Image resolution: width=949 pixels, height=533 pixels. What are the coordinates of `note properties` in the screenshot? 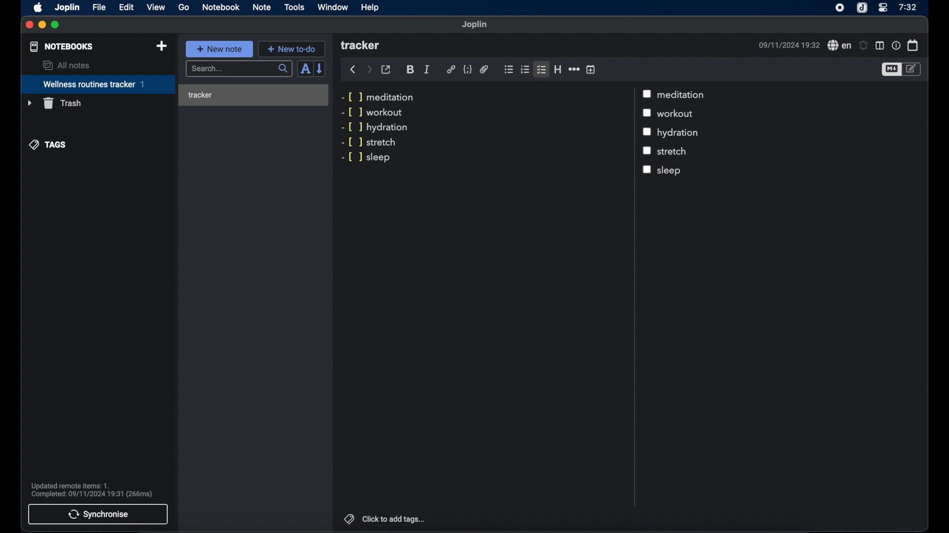 It's located at (896, 45).